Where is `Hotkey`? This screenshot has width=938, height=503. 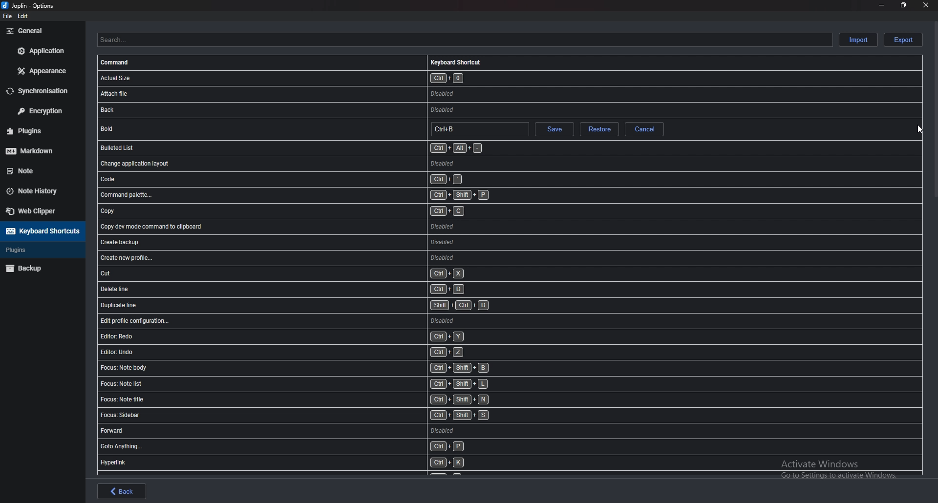
Hotkey is located at coordinates (479, 129).